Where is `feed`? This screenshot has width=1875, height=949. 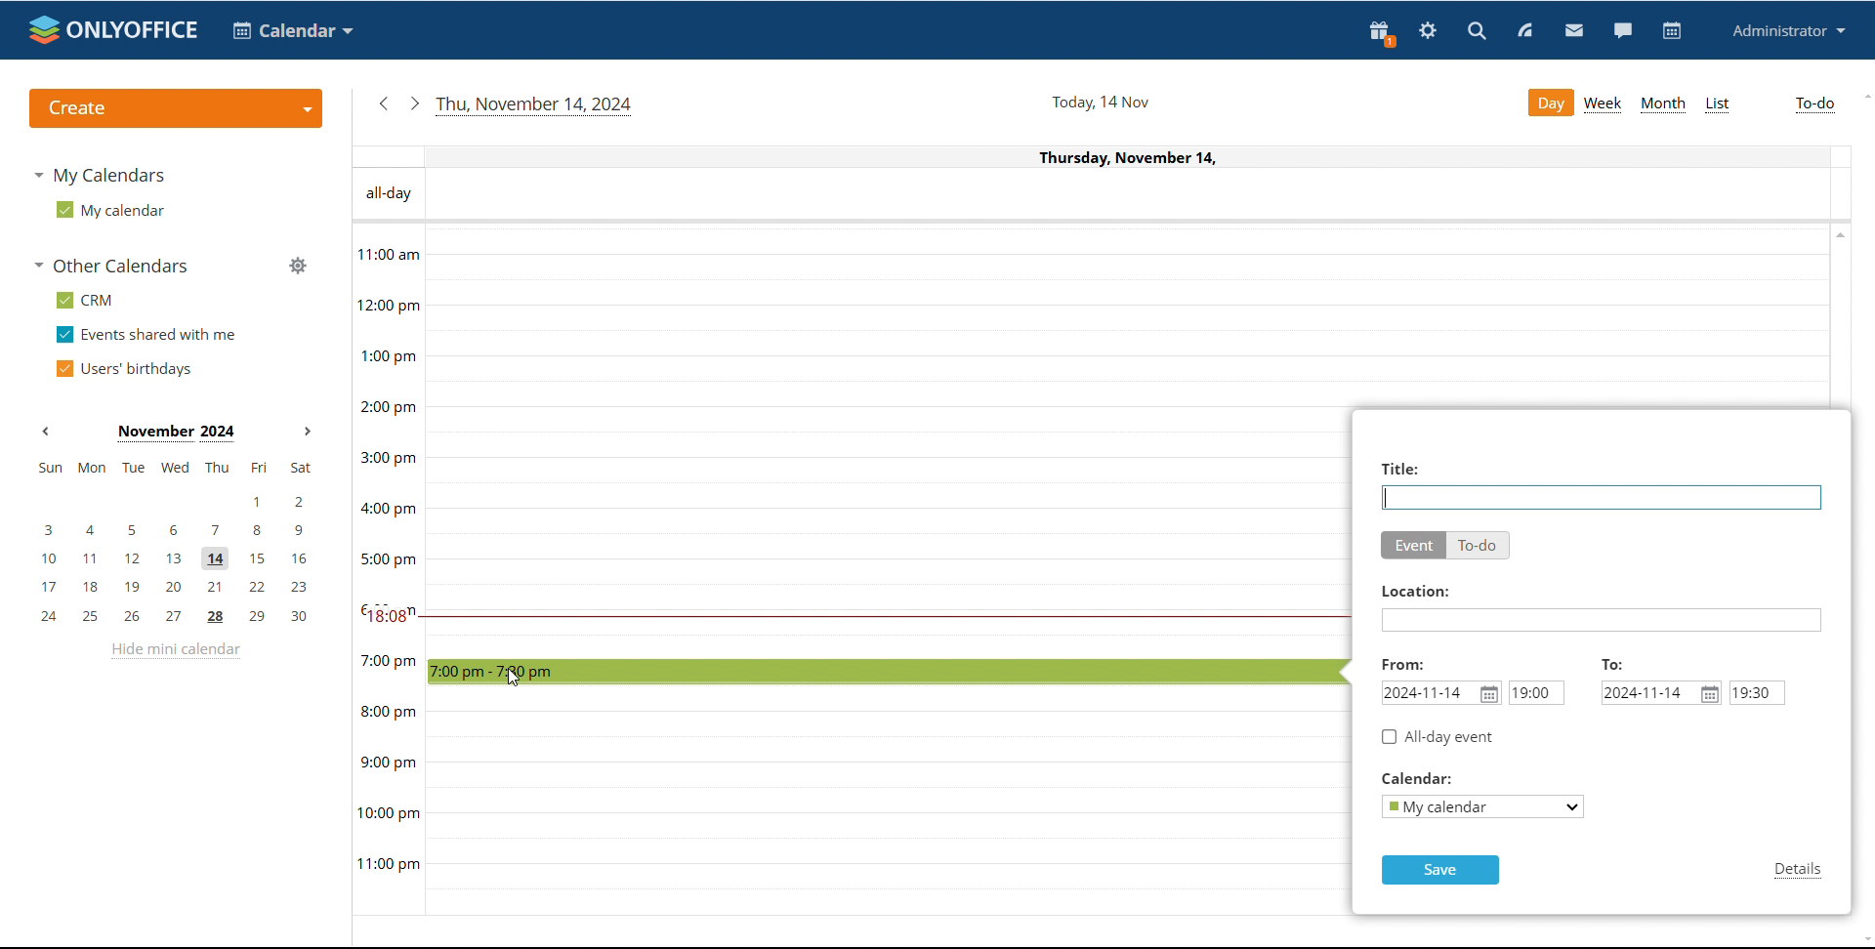 feed is located at coordinates (1527, 30).